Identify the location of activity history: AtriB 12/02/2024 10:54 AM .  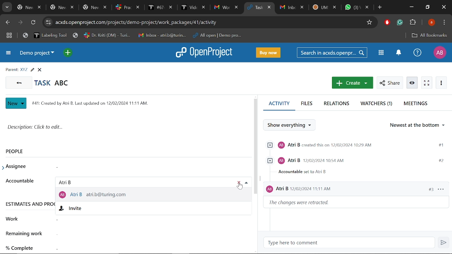
(354, 166).